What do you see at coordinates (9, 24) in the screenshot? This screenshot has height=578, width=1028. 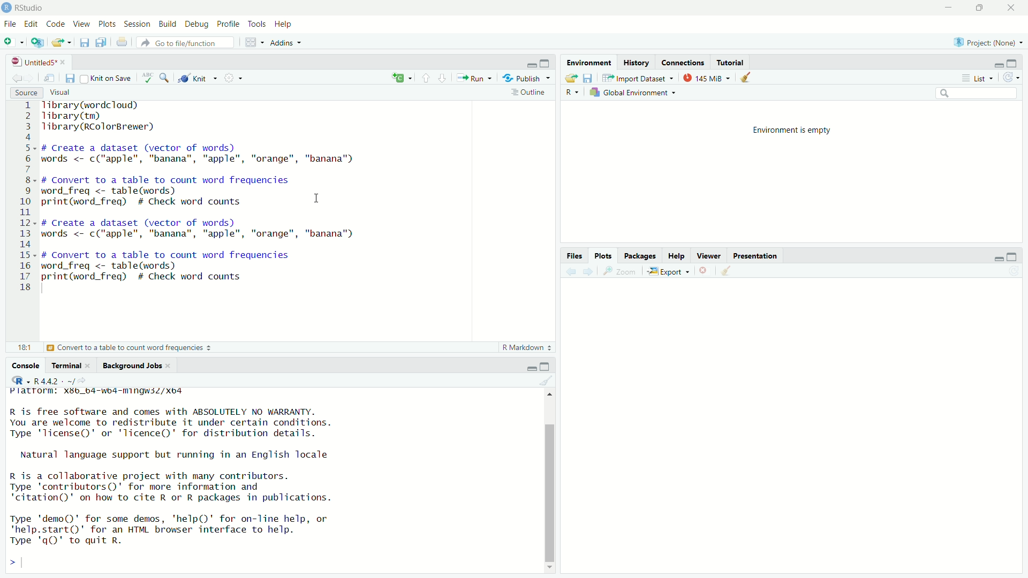 I see `File` at bounding box center [9, 24].